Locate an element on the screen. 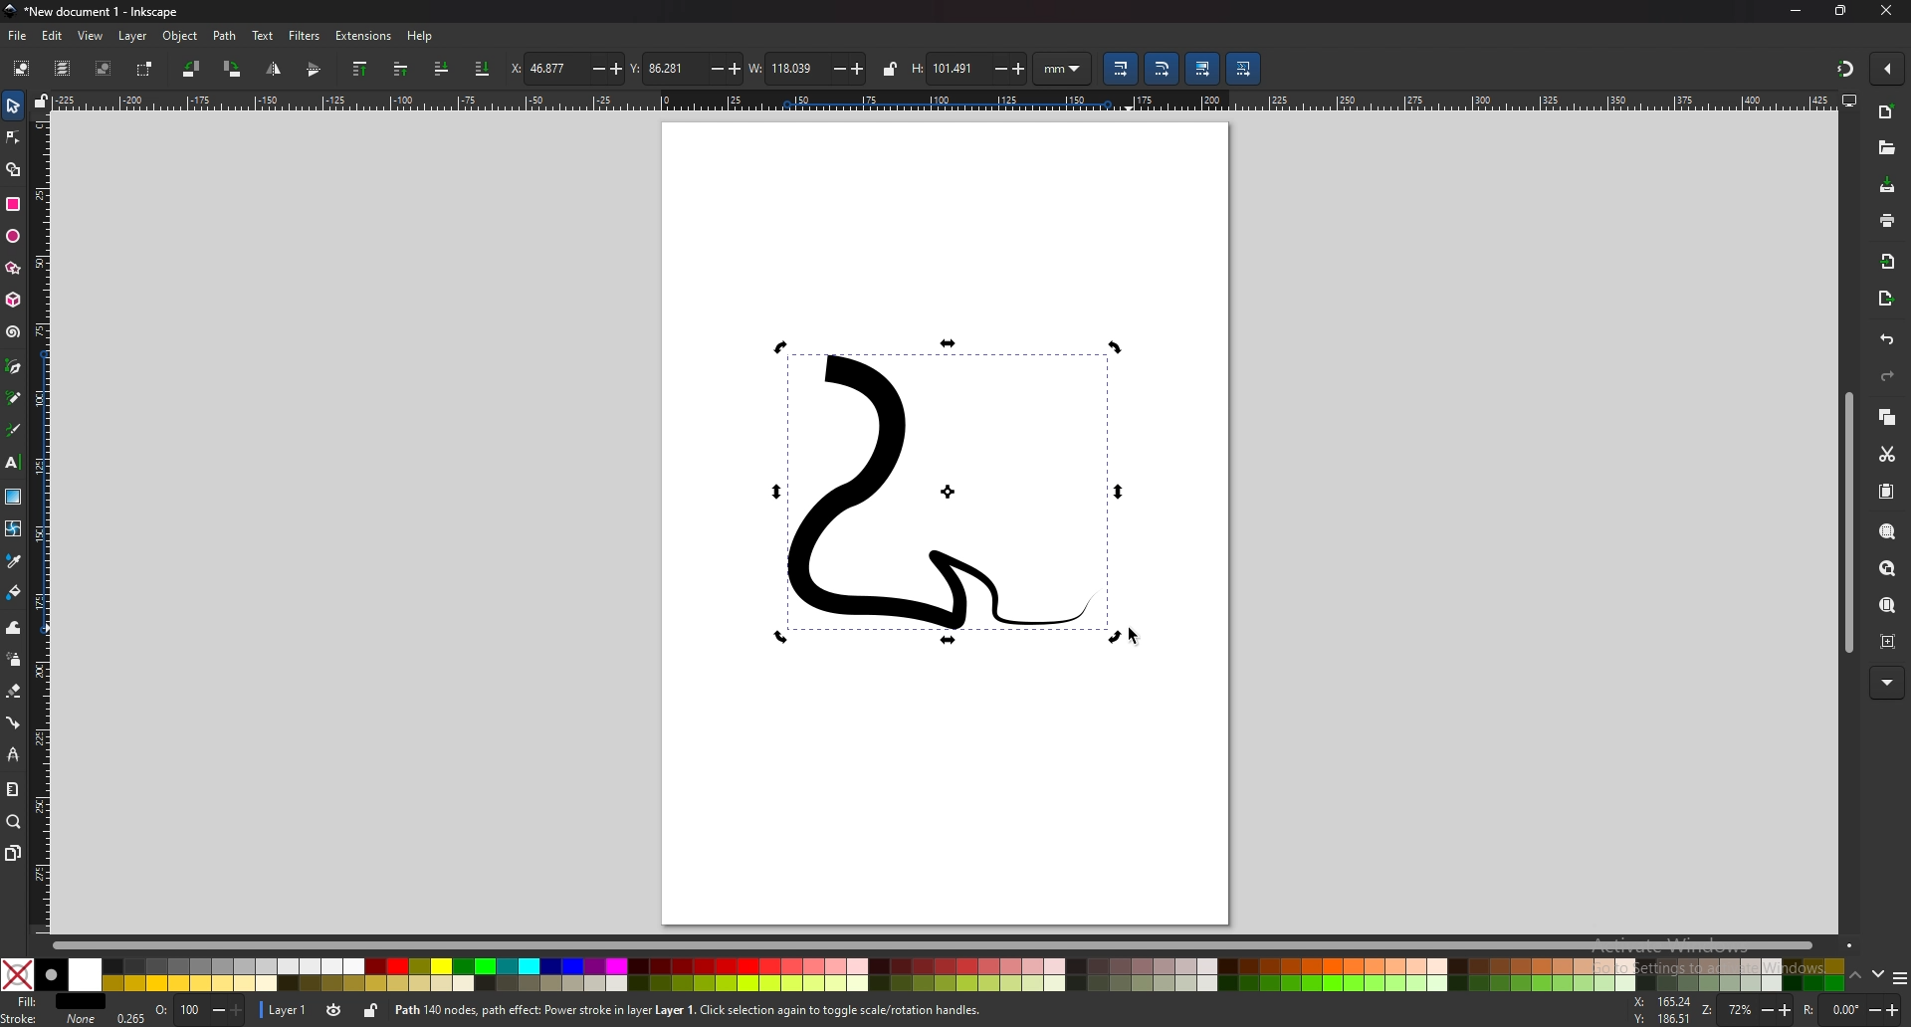 The image size is (1911, 1027). spiral is located at coordinates (13, 332).